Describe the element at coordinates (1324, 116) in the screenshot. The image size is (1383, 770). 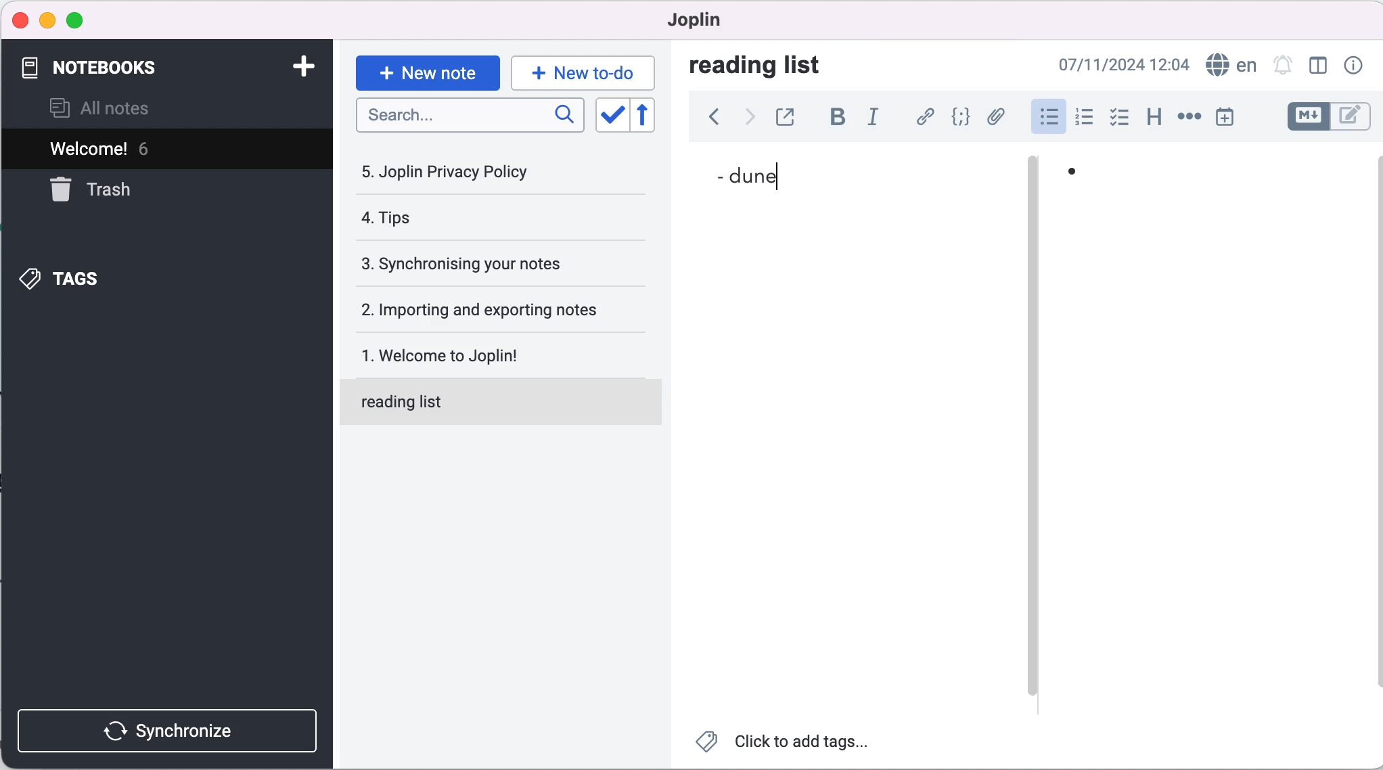
I see `toggle editors` at that location.